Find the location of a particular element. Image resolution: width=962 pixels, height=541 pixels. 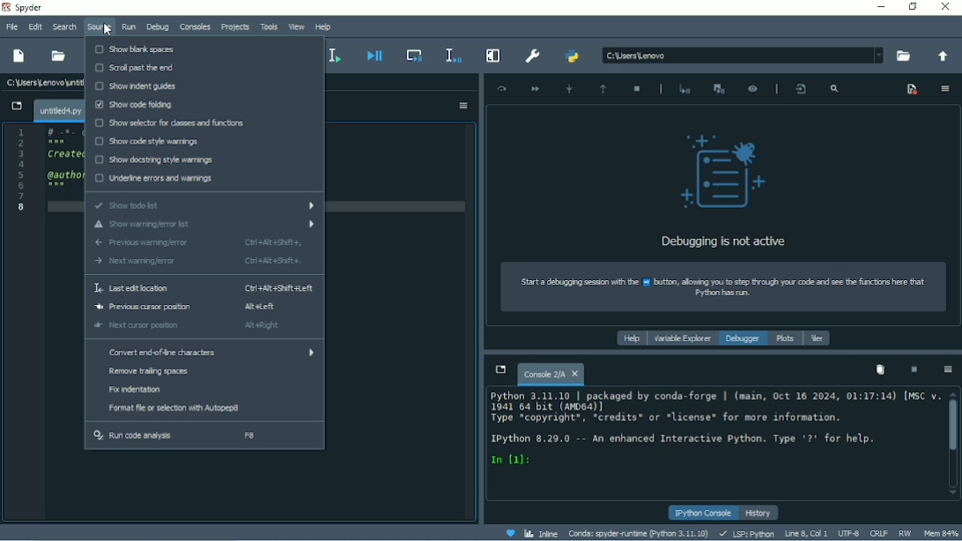

Next cursor position is located at coordinates (201, 325).